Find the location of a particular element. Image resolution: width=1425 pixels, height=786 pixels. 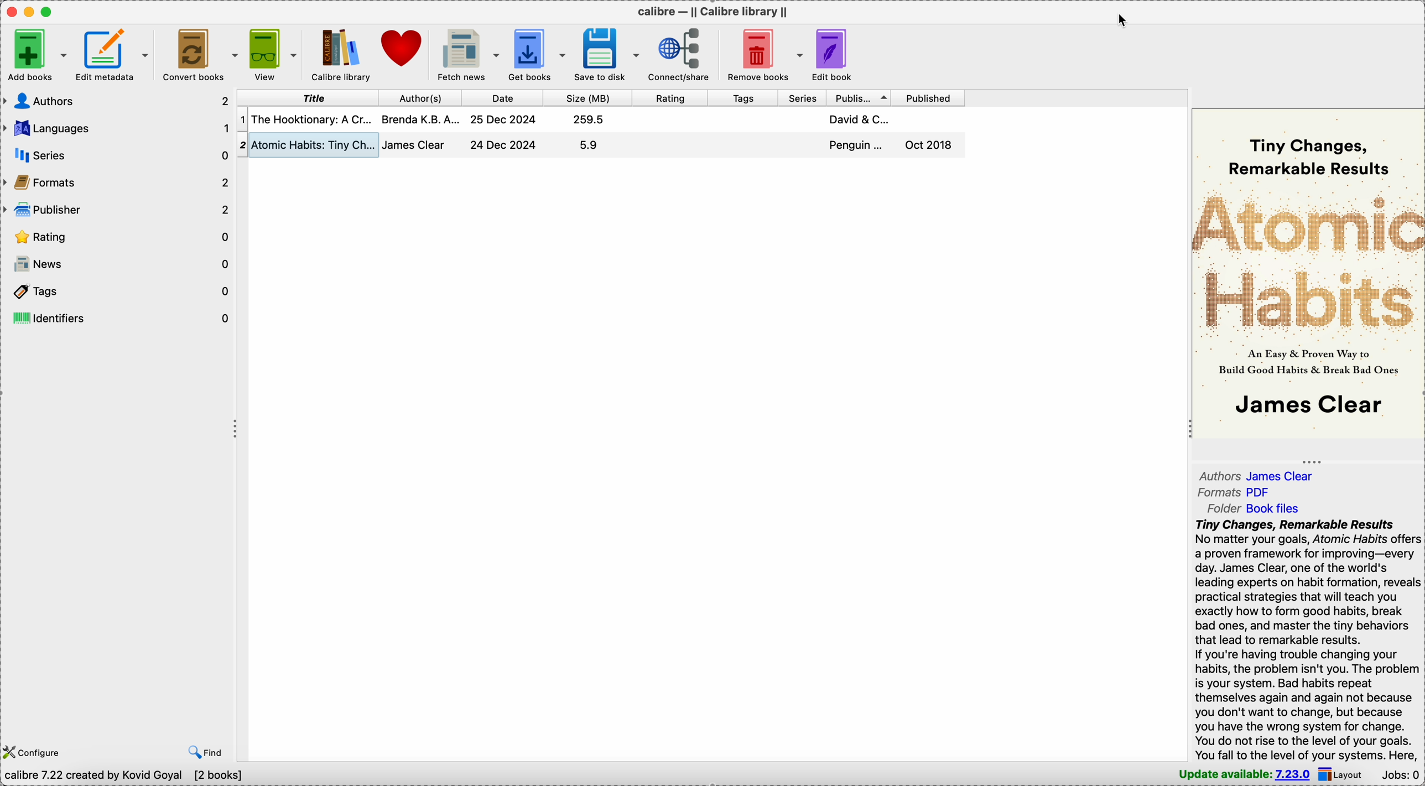

tags is located at coordinates (746, 98).